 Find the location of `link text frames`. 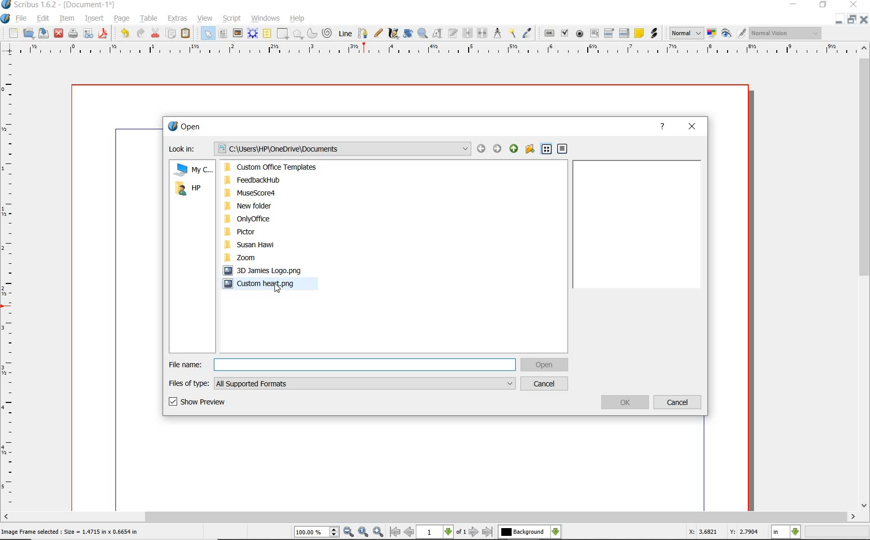

link text frames is located at coordinates (468, 33).